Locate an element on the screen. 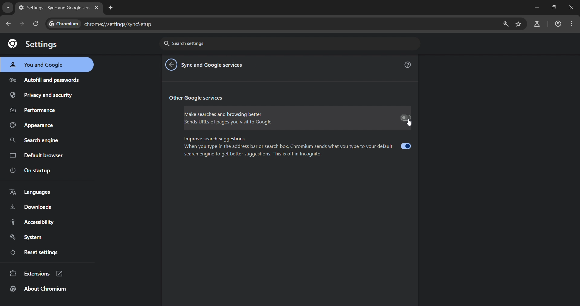 This screenshot has width=580, height=306. go back is located at coordinates (171, 65).